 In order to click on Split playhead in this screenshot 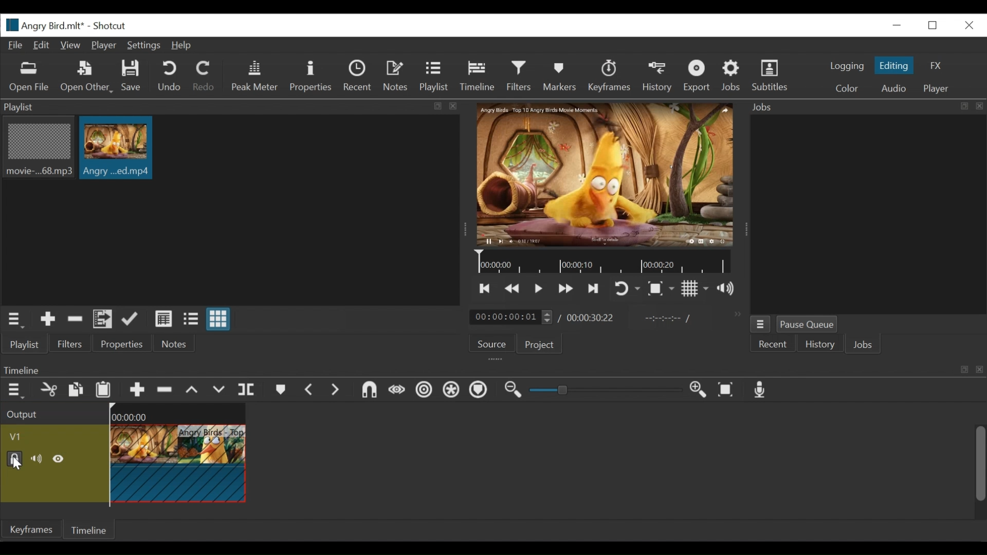, I will do `click(246, 392)`.